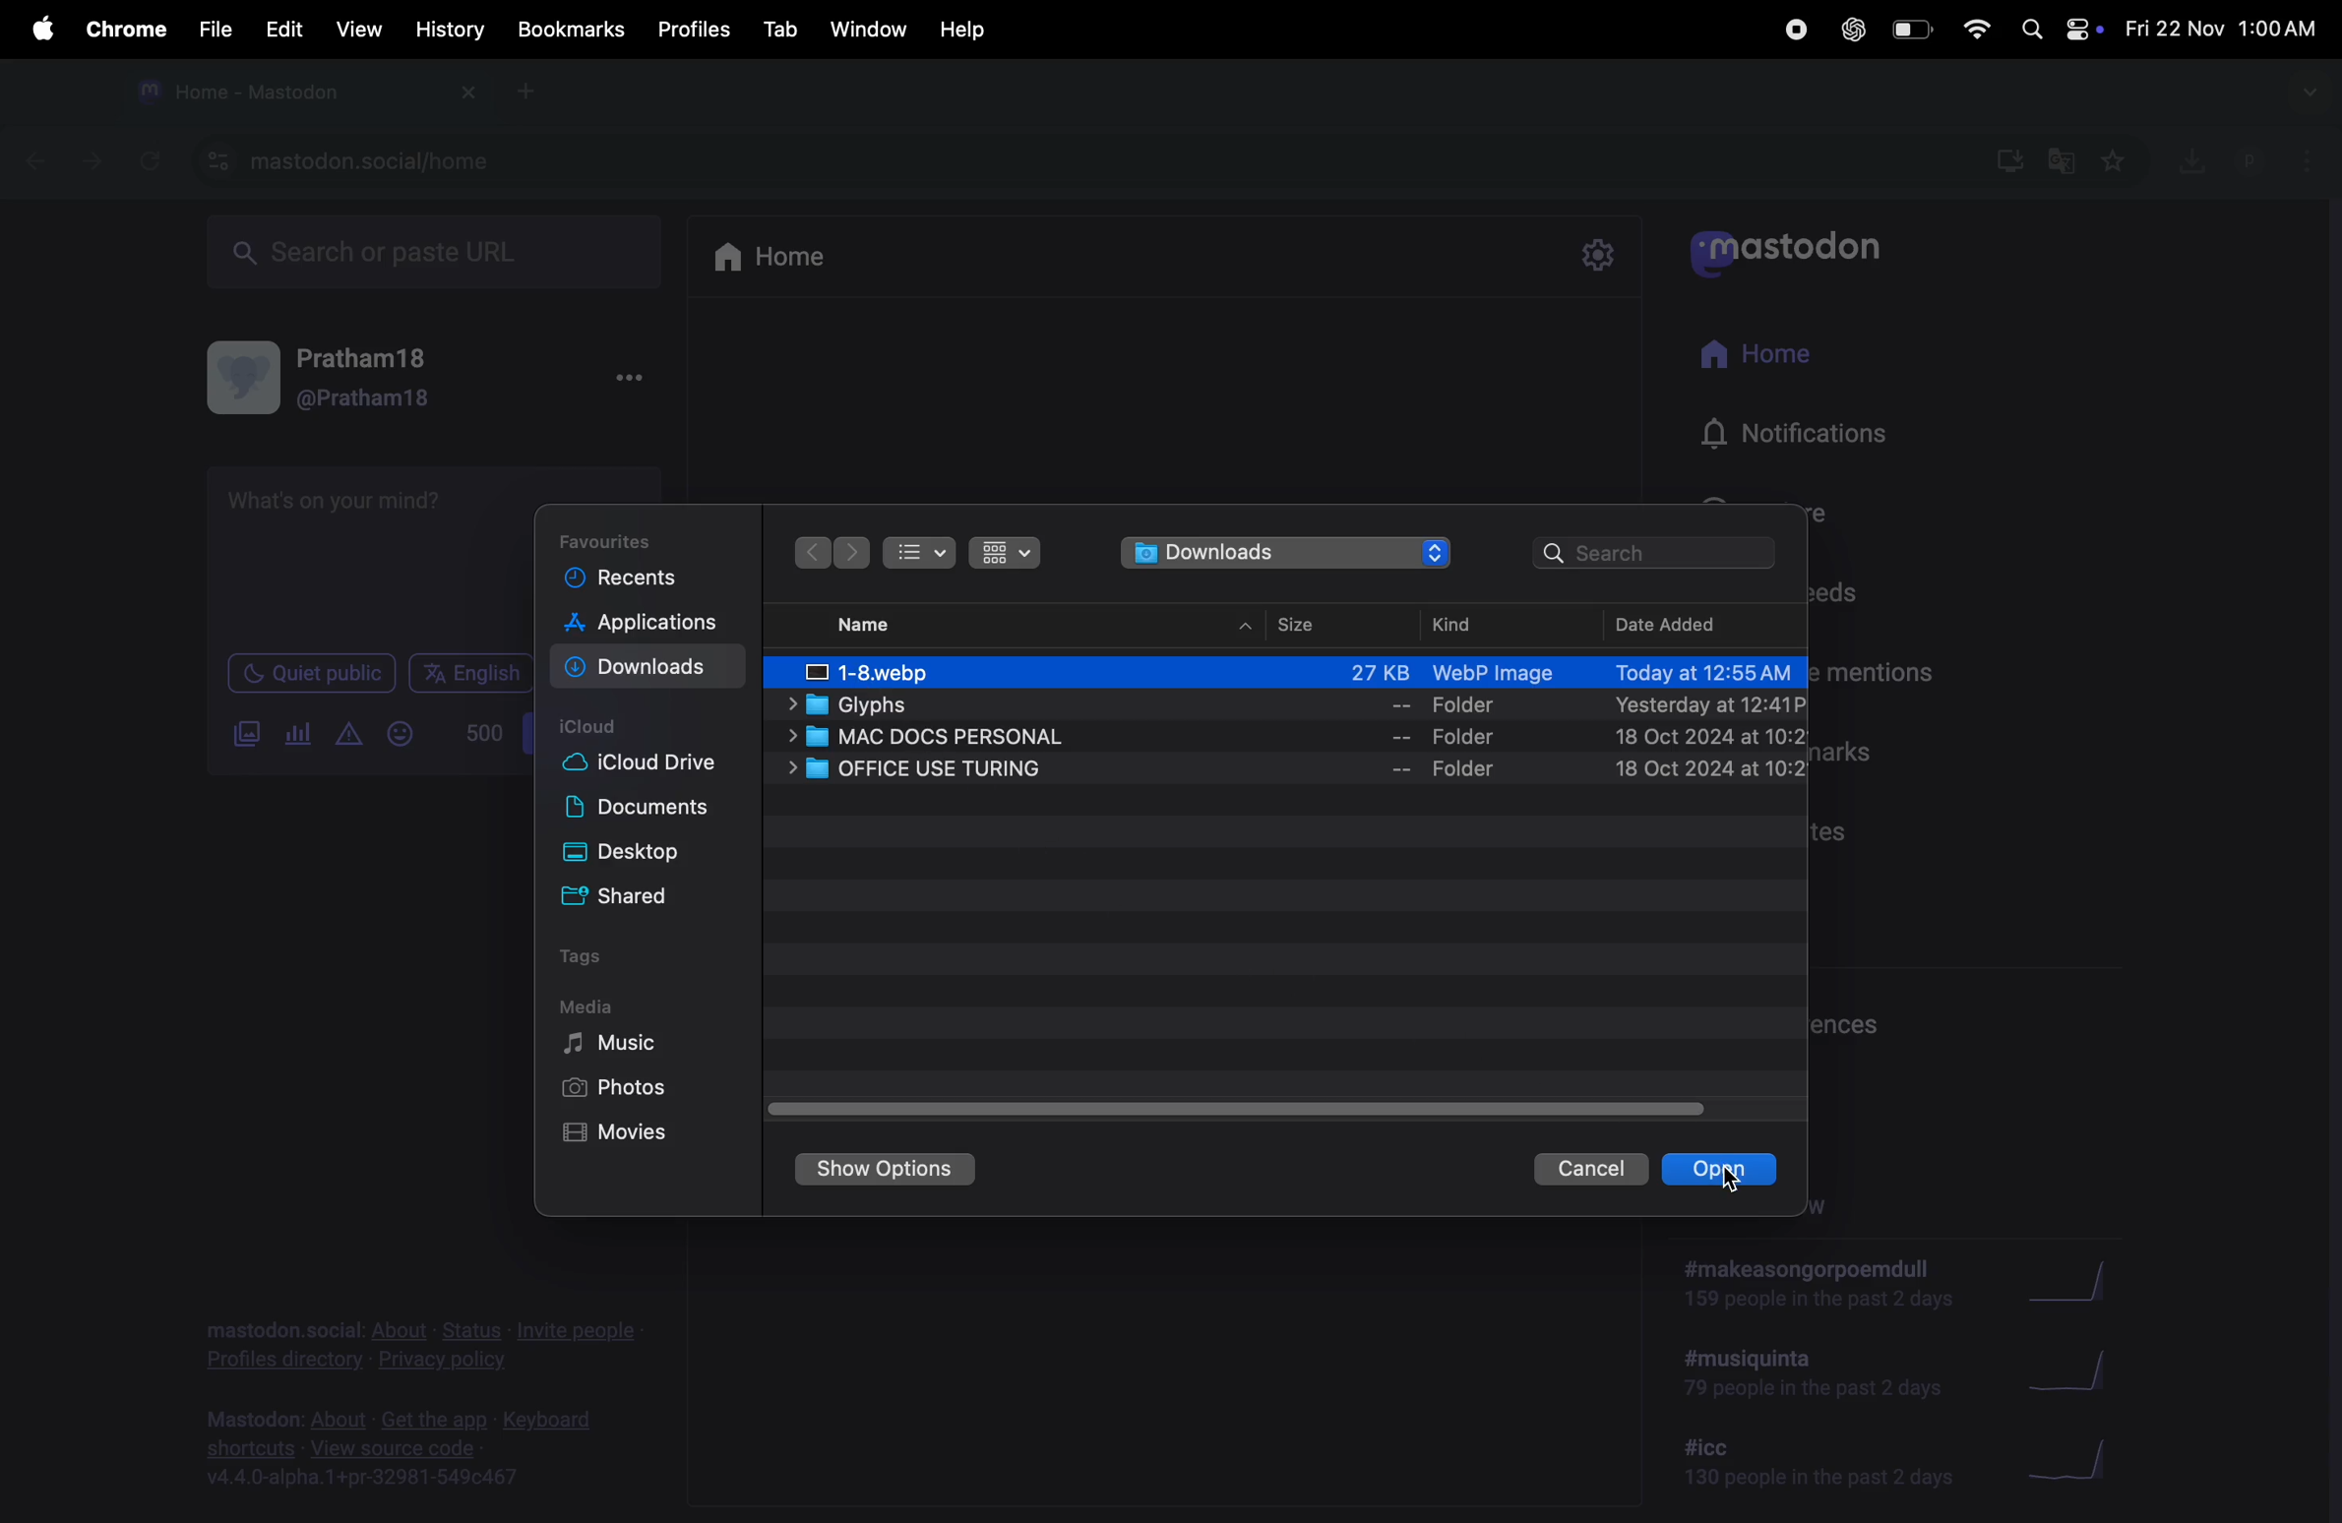 Image resolution: width=2342 pixels, height=1523 pixels. What do you see at coordinates (2079, 25) in the screenshot?
I see `apple widgets` at bounding box center [2079, 25].